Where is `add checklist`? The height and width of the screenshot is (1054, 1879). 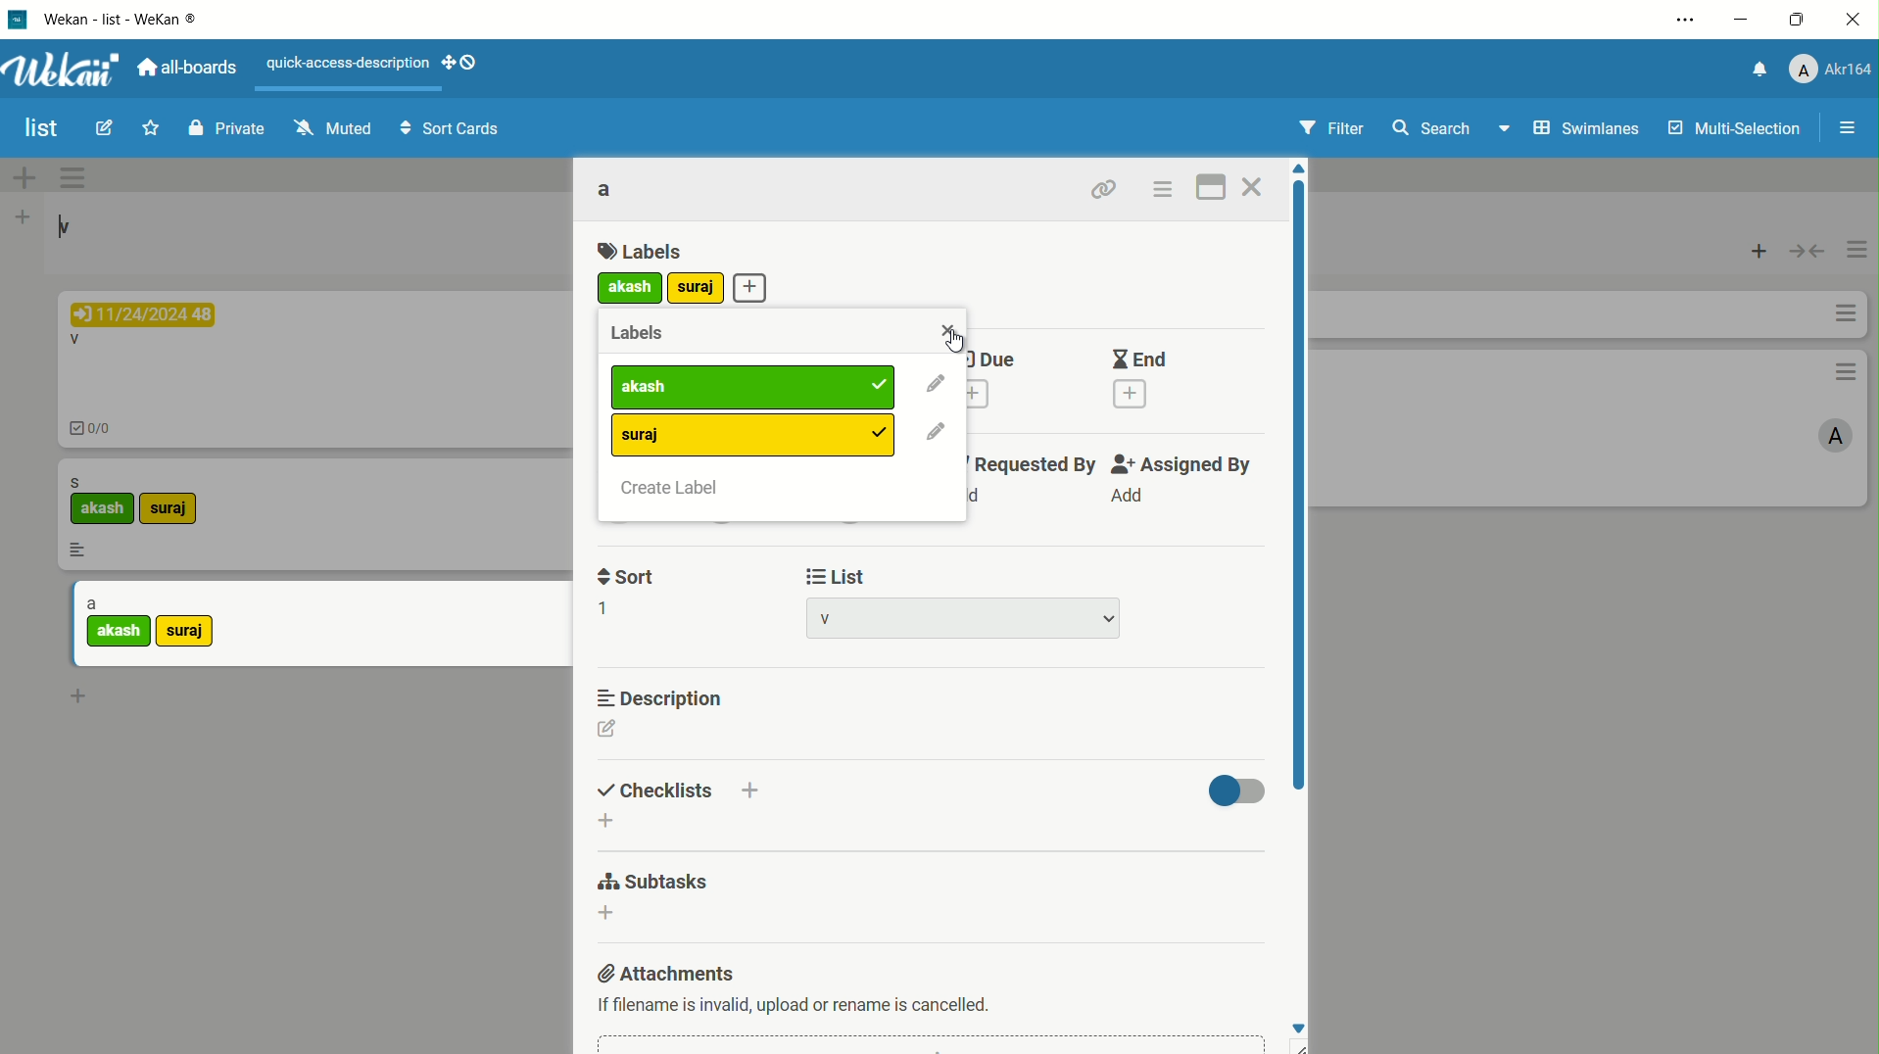
add checklist is located at coordinates (607, 819).